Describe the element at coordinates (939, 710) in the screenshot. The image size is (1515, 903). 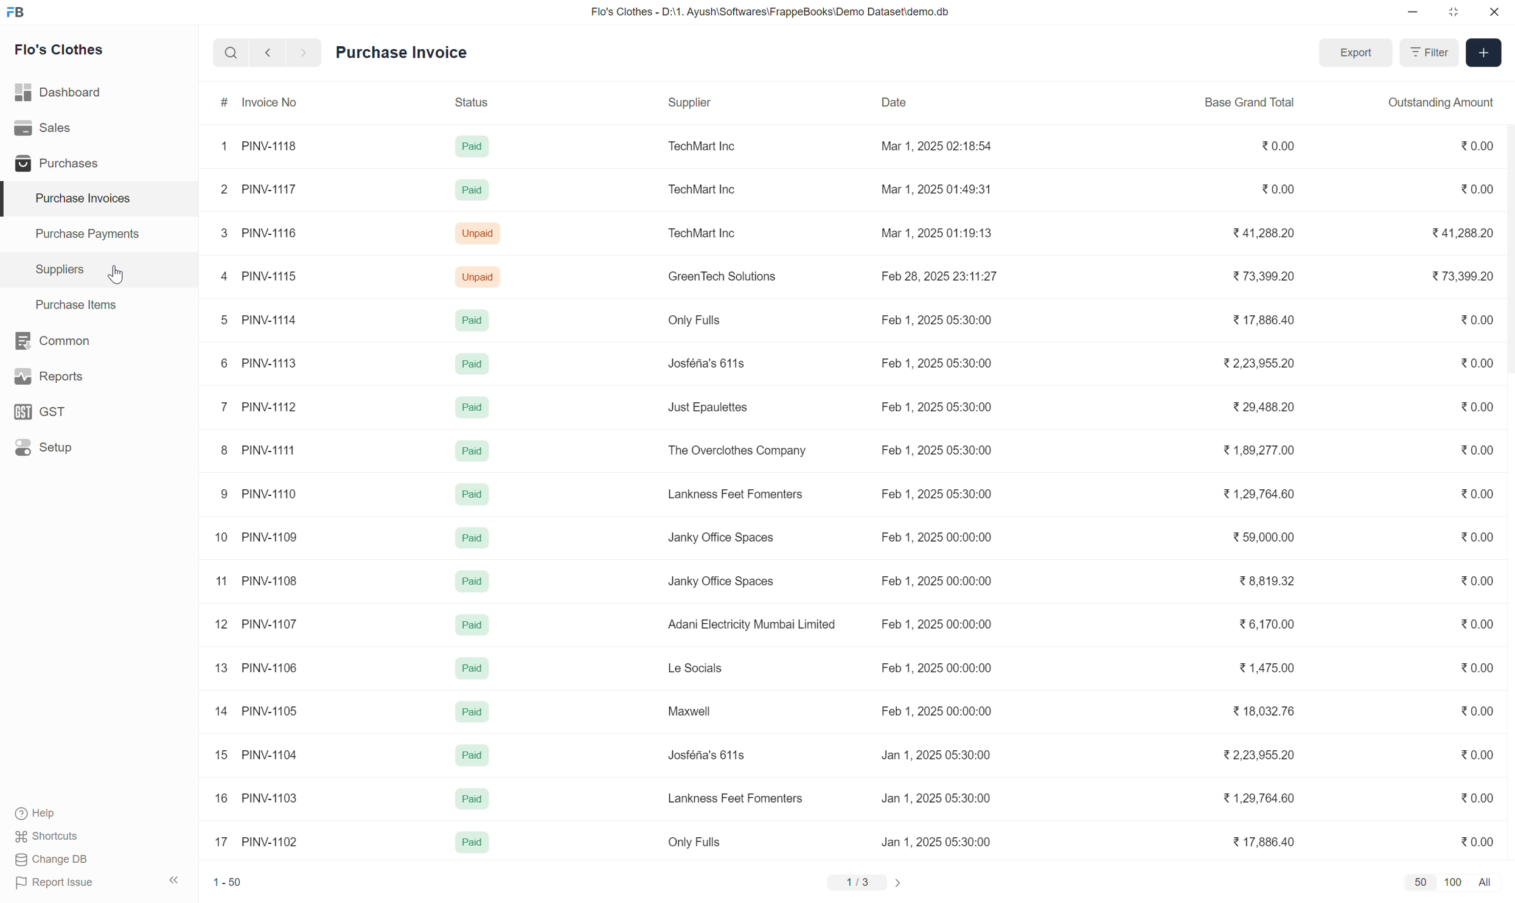
I see `Feb 1, 2025 00:00:00` at that location.